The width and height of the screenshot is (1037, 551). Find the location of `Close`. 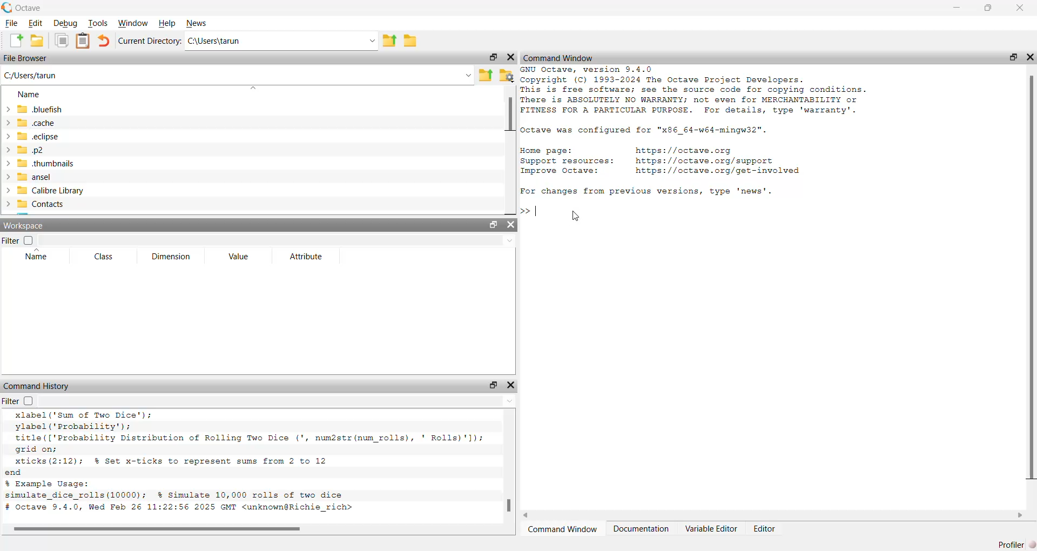

Close is located at coordinates (1031, 59).